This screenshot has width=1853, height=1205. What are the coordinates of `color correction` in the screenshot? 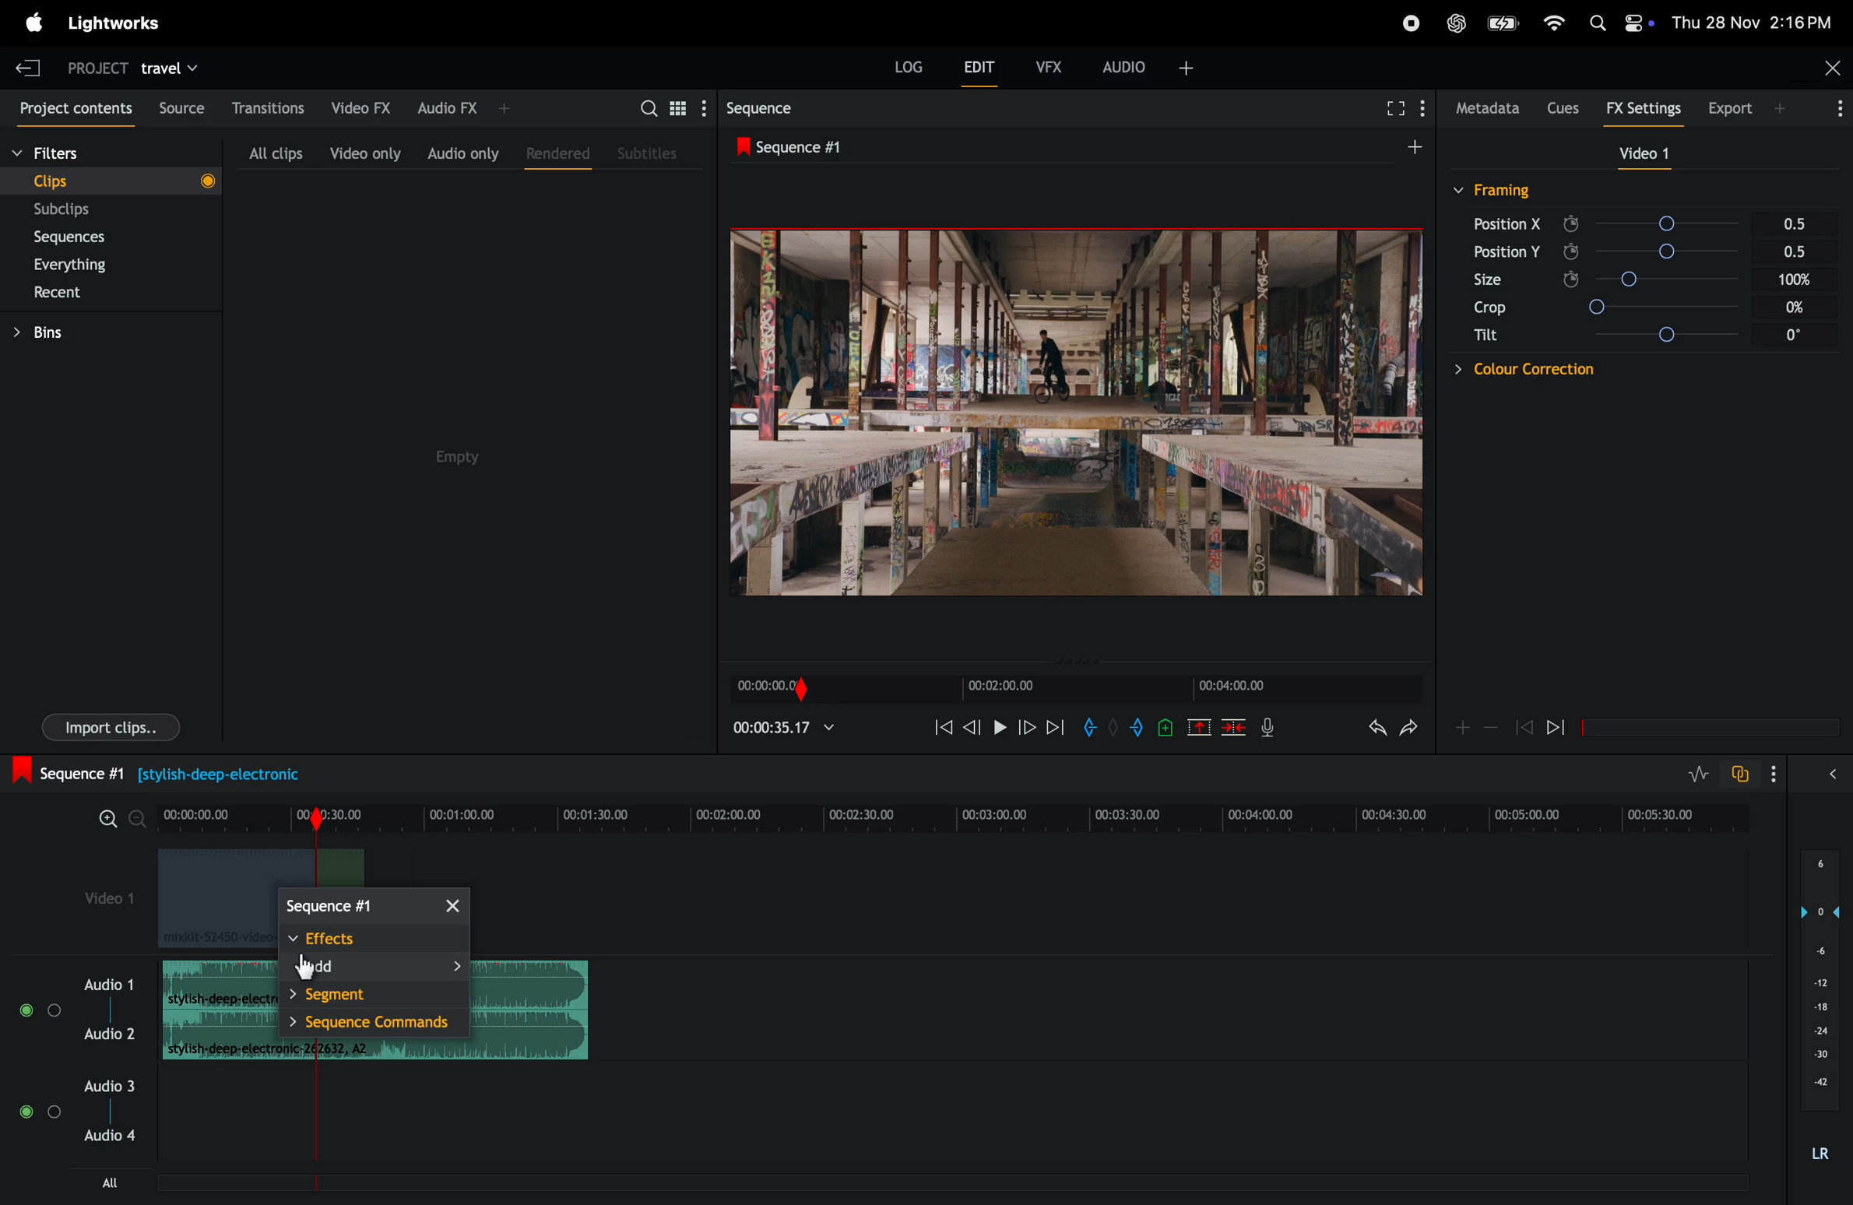 It's located at (1500, 370).